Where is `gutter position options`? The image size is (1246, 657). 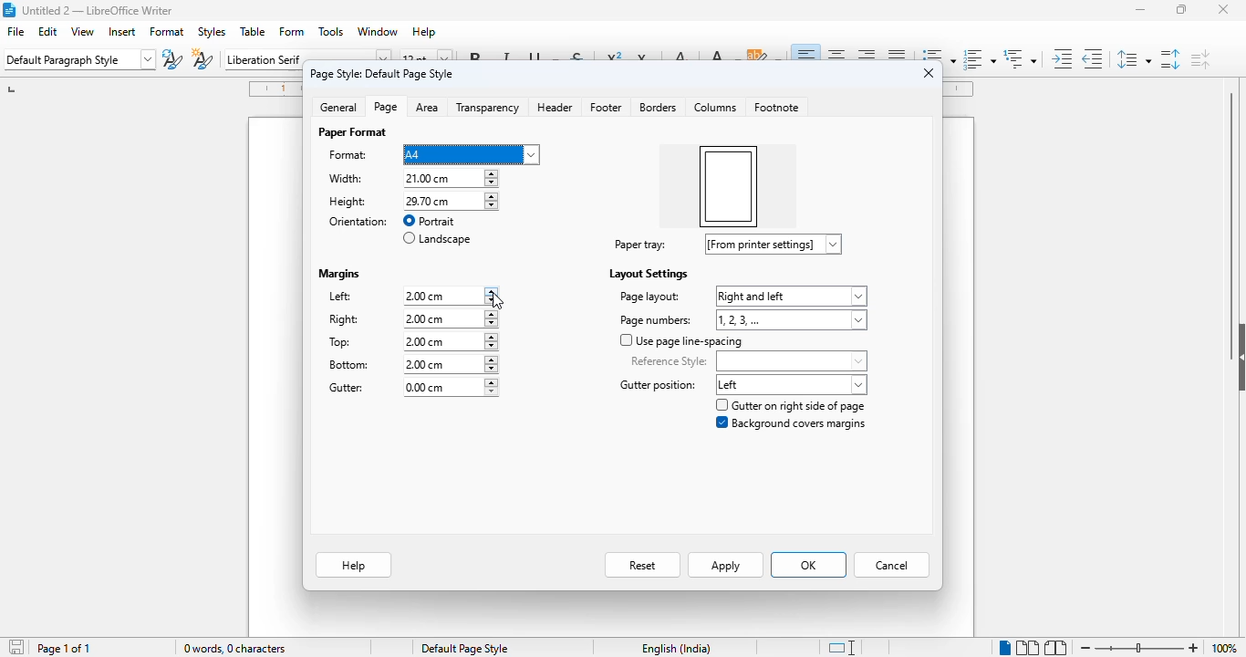 gutter position options is located at coordinates (790, 385).